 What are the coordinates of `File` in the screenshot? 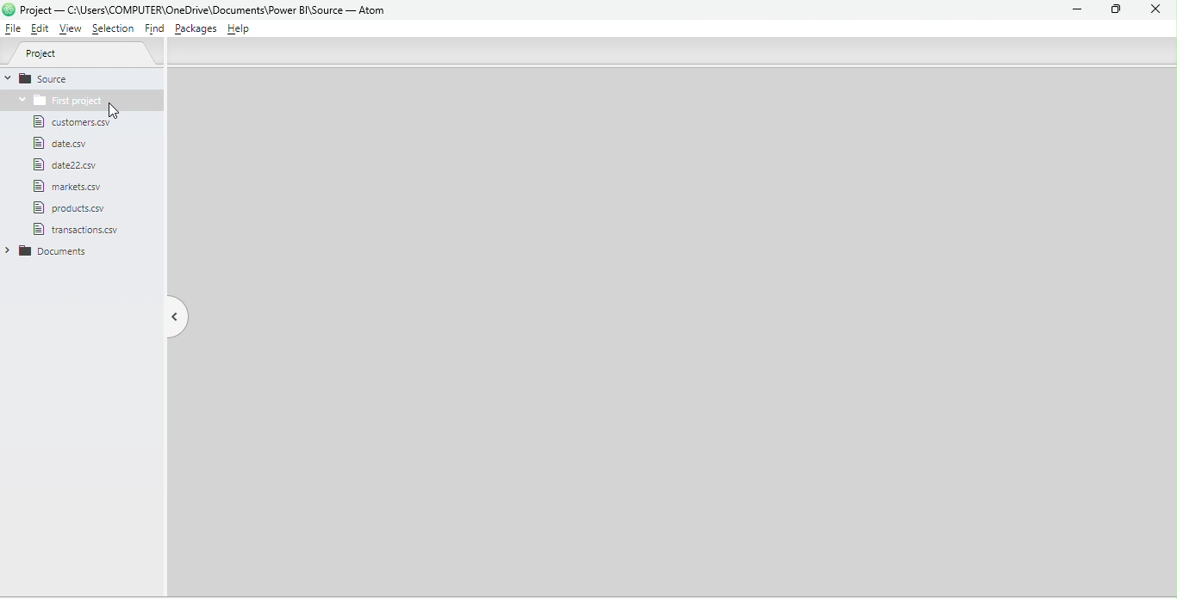 It's located at (65, 186).